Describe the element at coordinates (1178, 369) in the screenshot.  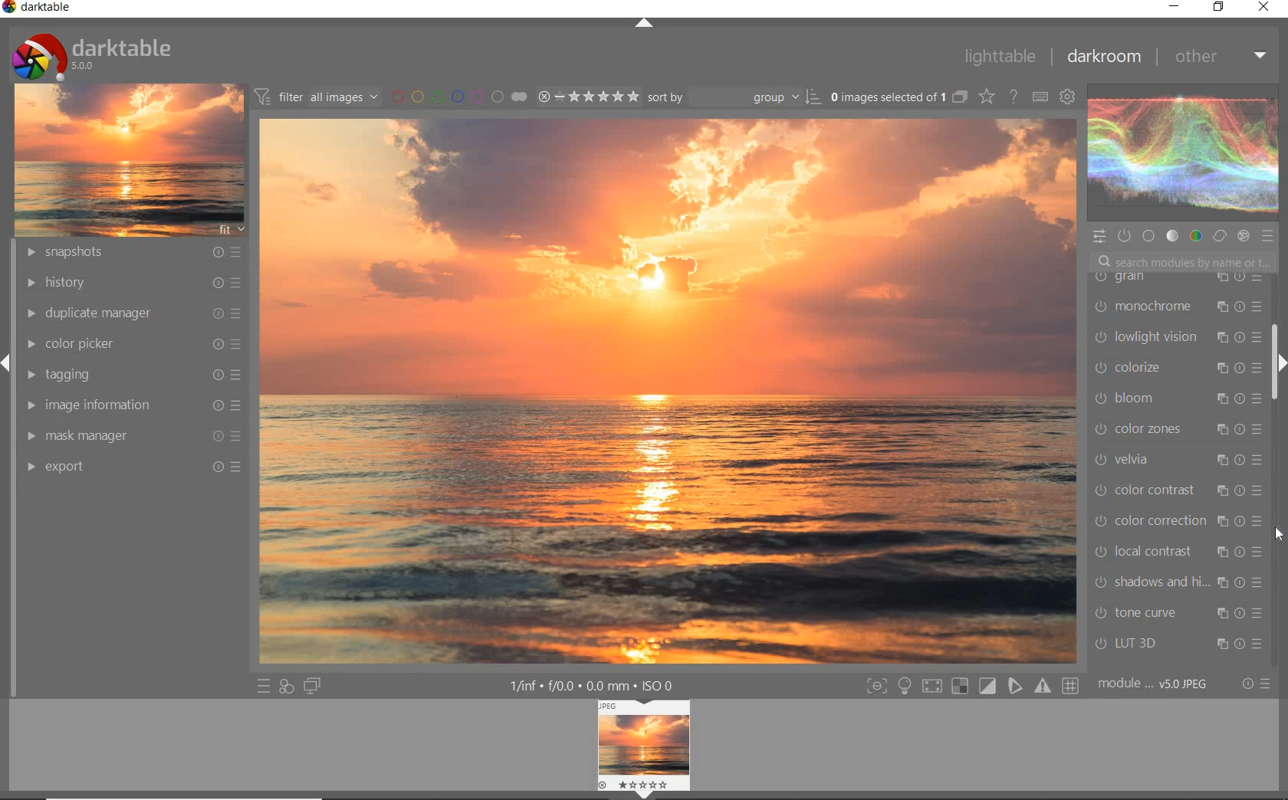
I see `colorize` at that location.